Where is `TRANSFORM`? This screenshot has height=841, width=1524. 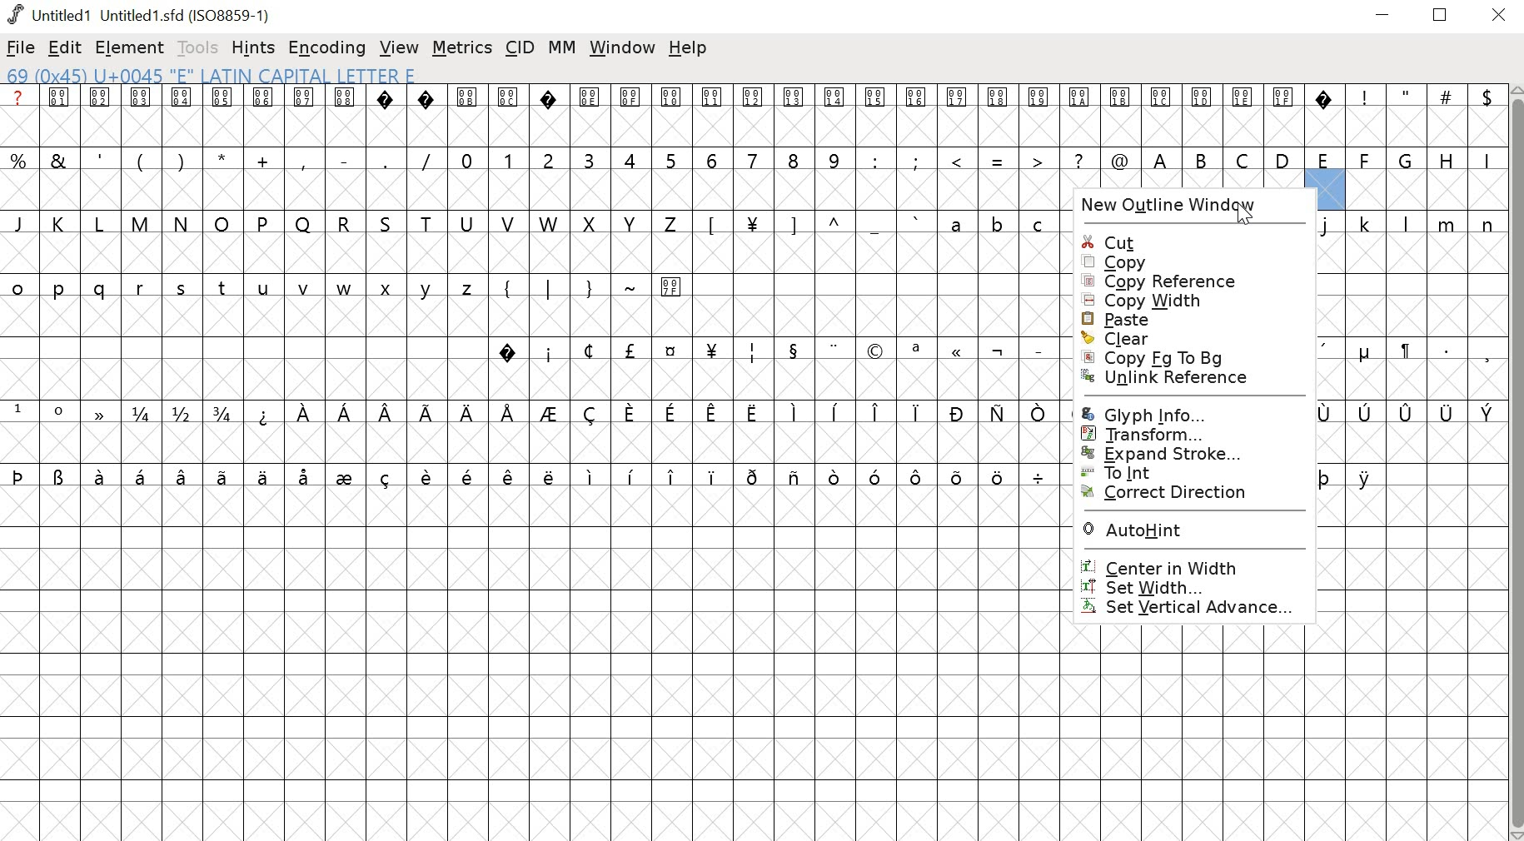 TRANSFORM is located at coordinates (1184, 432).